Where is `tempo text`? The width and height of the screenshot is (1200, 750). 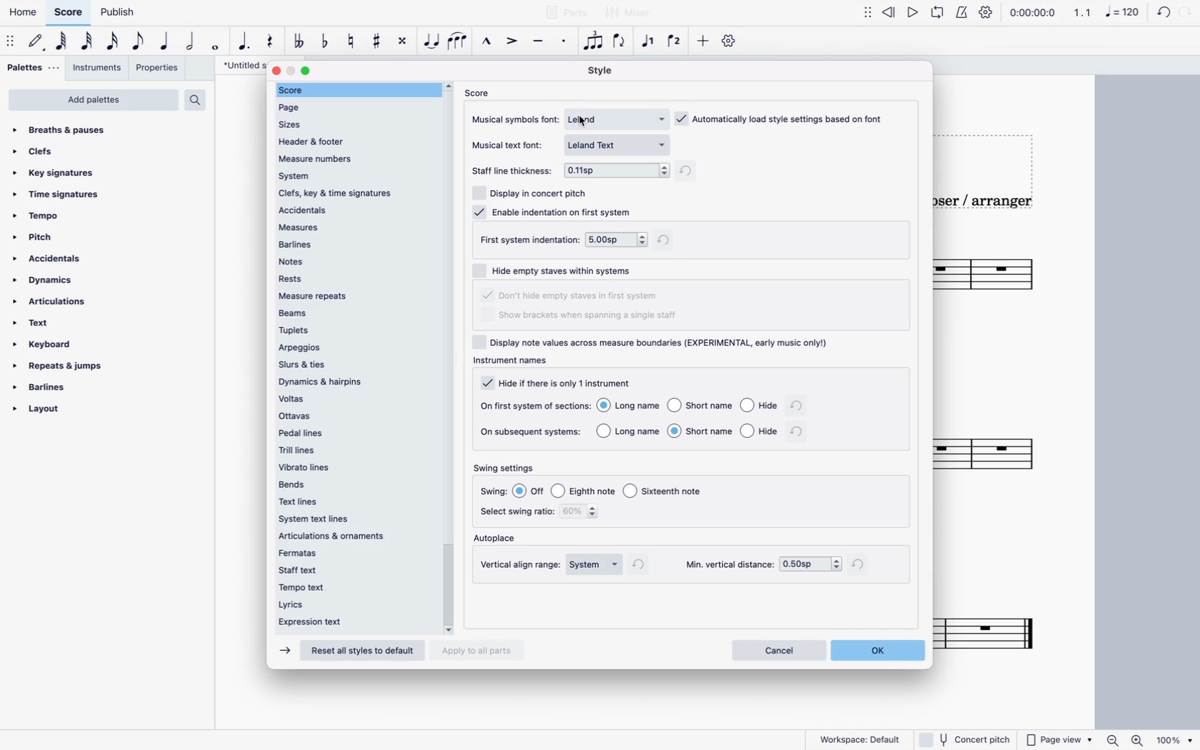
tempo text is located at coordinates (352, 588).